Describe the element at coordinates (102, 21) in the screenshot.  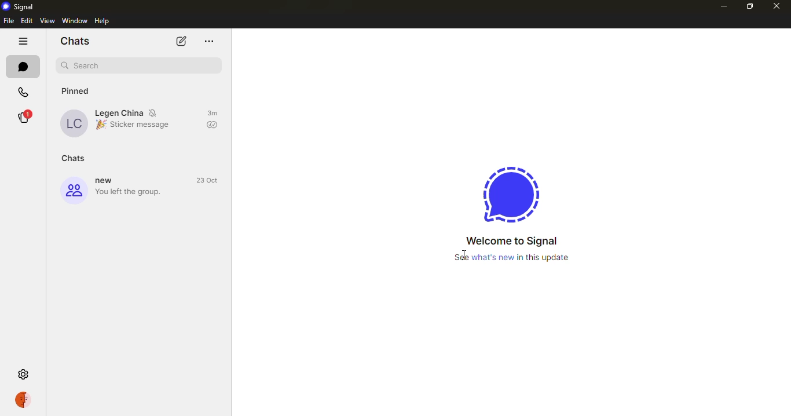
I see `help` at that location.